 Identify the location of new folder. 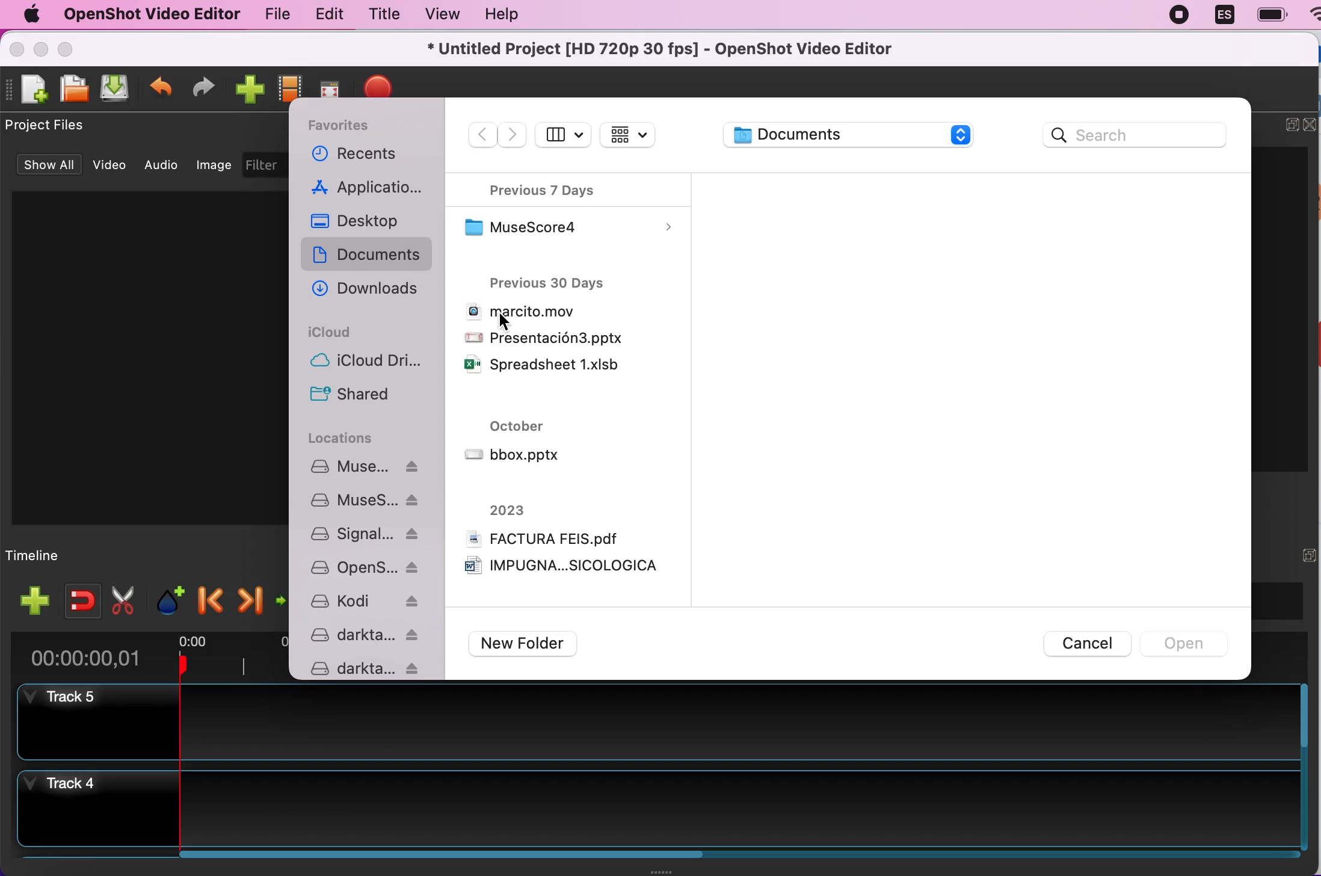
(537, 644).